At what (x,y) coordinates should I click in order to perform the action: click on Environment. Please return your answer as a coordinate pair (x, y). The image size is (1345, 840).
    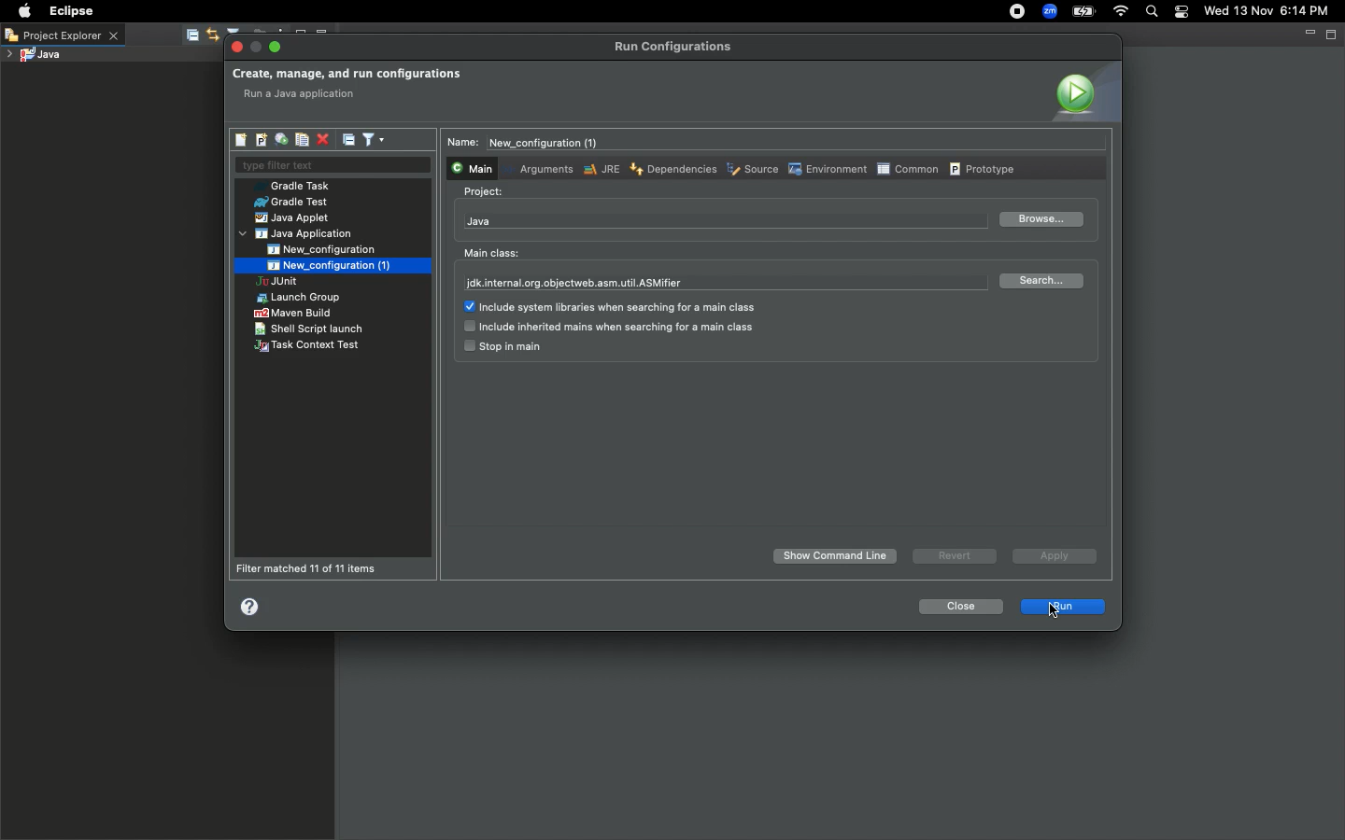
    Looking at the image, I should click on (826, 169).